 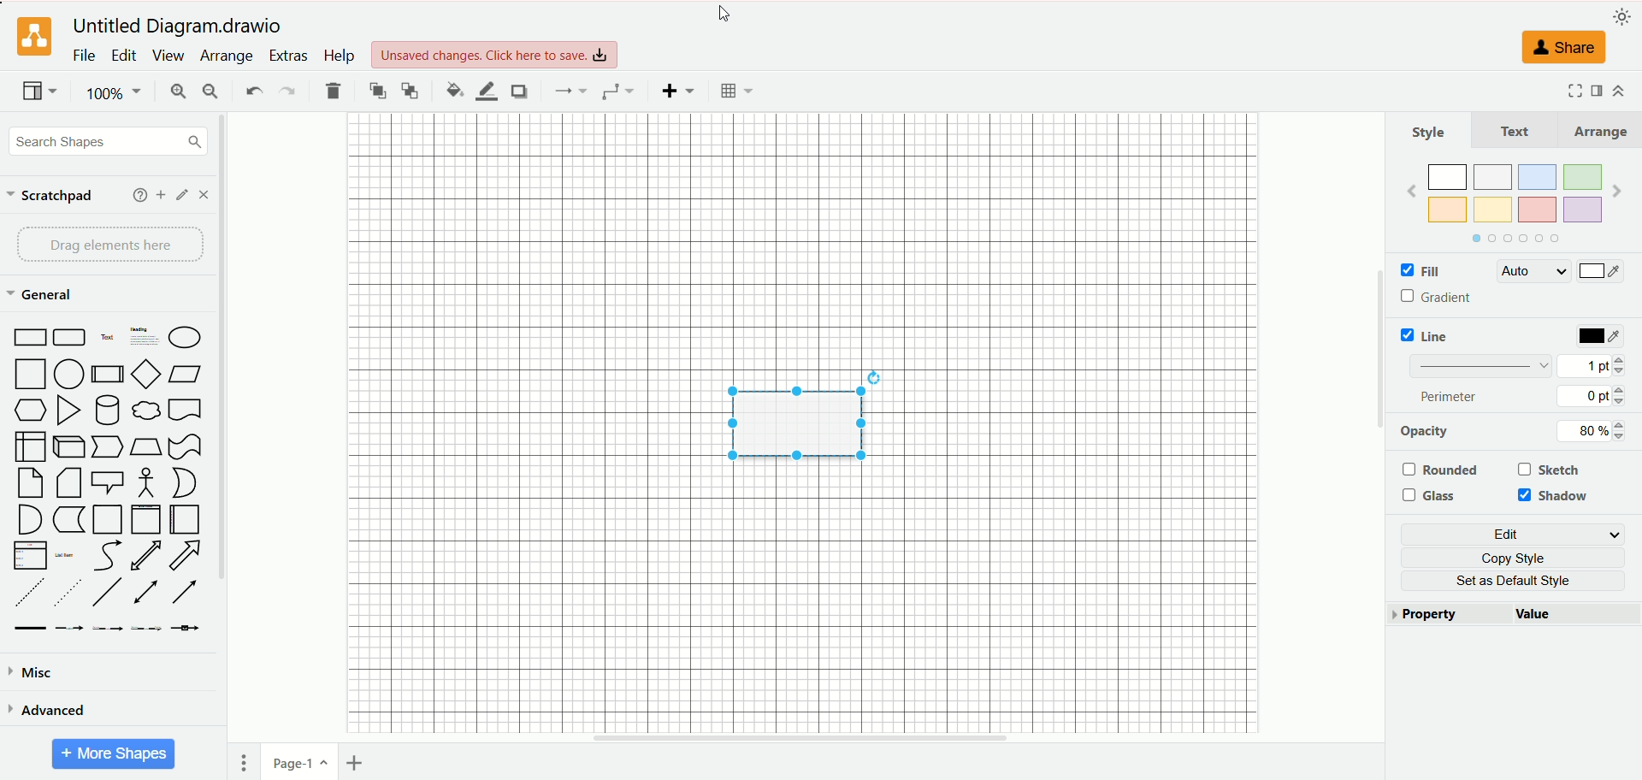 What do you see at coordinates (44, 296) in the screenshot?
I see `general` at bounding box center [44, 296].